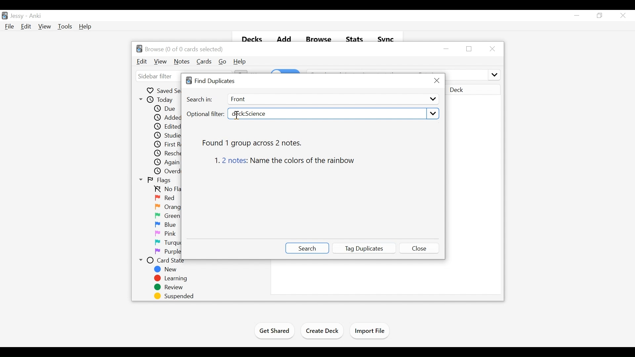  I want to click on Overdue, so click(168, 172).